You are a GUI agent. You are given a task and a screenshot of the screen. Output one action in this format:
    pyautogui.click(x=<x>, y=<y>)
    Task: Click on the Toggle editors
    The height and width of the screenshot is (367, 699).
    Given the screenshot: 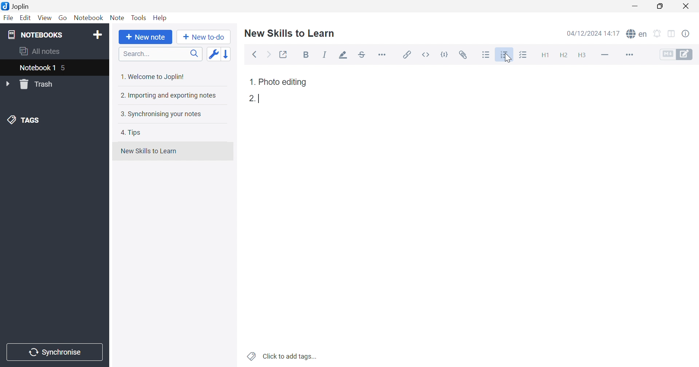 What is the action you would take?
    pyautogui.click(x=676, y=54)
    